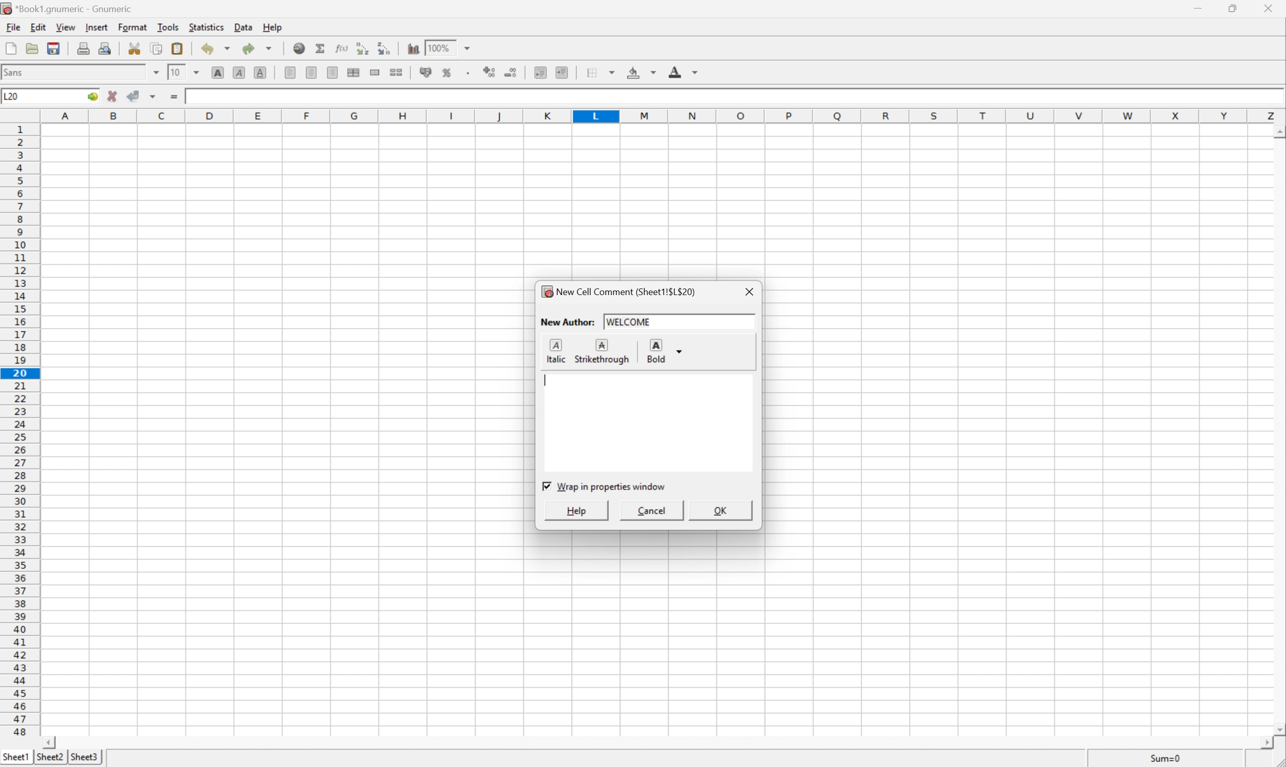 The height and width of the screenshot is (767, 1286). What do you see at coordinates (67, 26) in the screenshot?
I see `View` at bounding box center [67, 26].